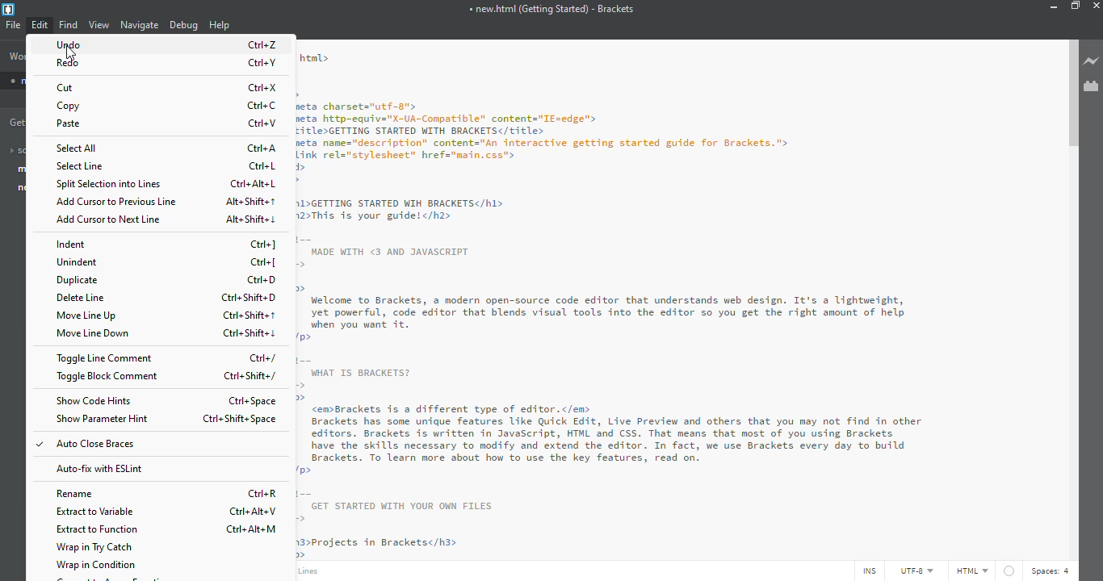  Describe the element at coordinates (263, 280) in the screenshot. I see `ctrl+d` at that location.